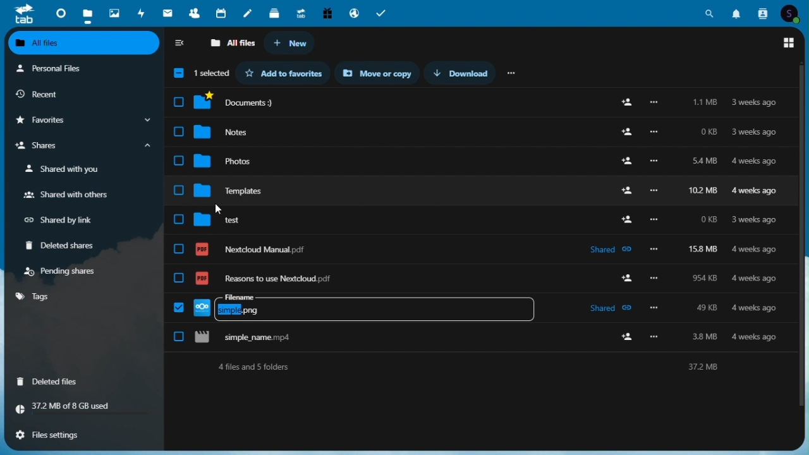 The height and width of the screenshot is (455, 809). Describe the element at coordinates (58, 12) in the screenshot. I see `dashboard` at that location.